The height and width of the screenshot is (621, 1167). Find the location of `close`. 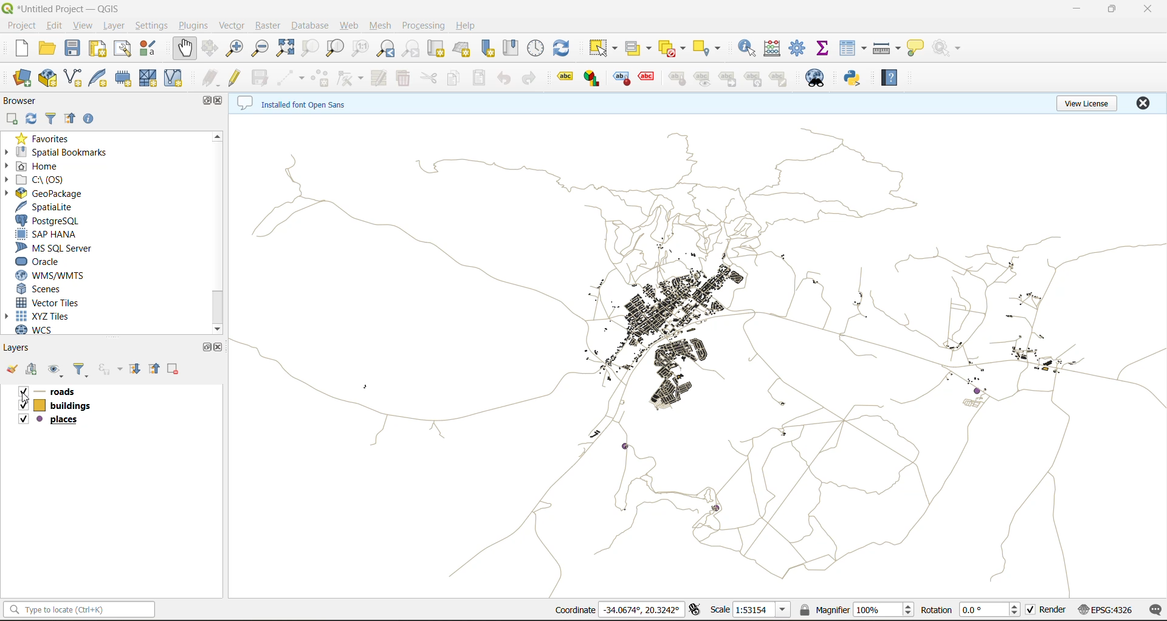

close is located at coordinates (218, 102).